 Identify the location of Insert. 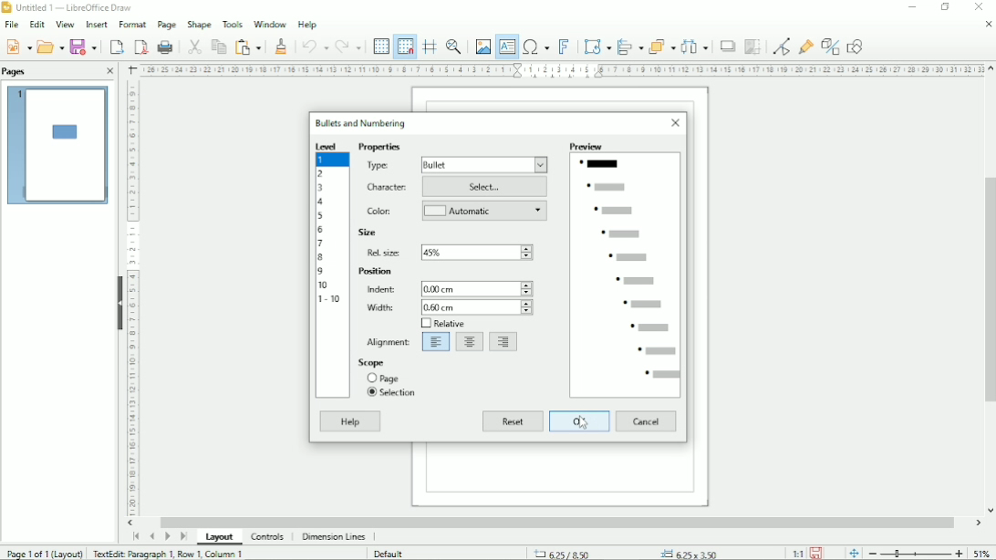
(97, 24).